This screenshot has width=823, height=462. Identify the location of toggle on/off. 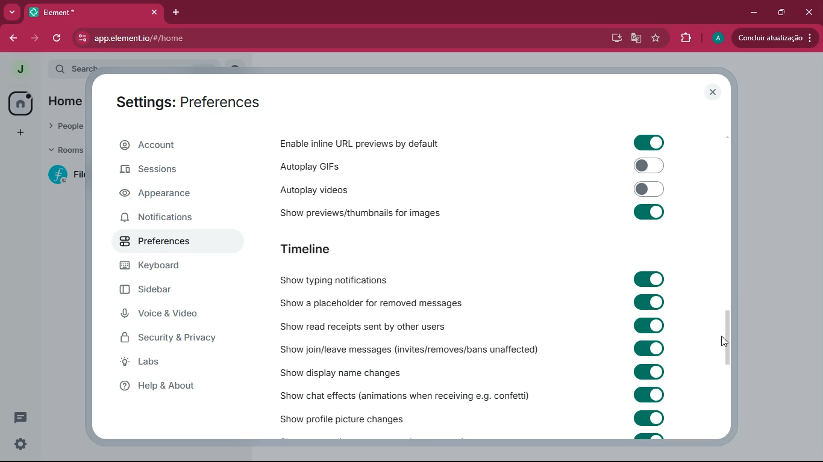
(649, 165).